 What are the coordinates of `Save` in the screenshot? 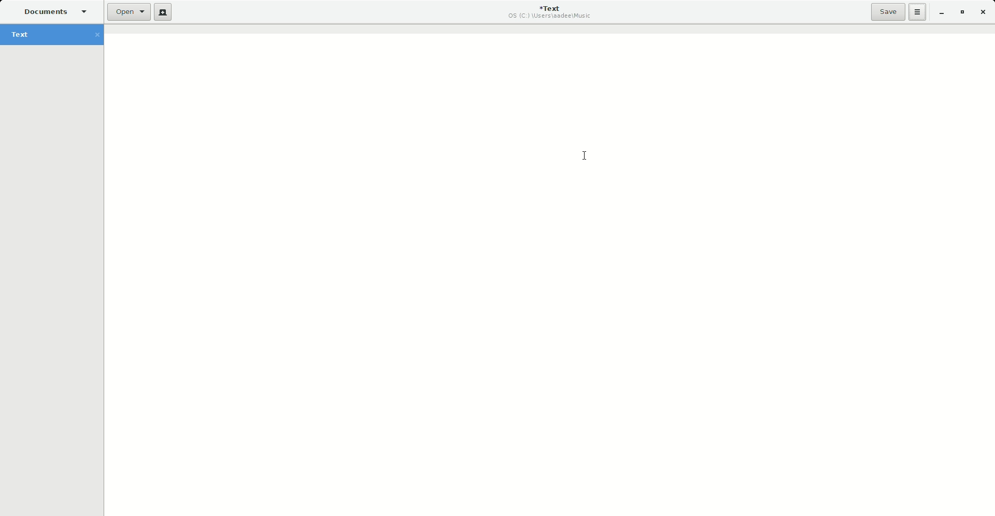 It's located at (888, 12).